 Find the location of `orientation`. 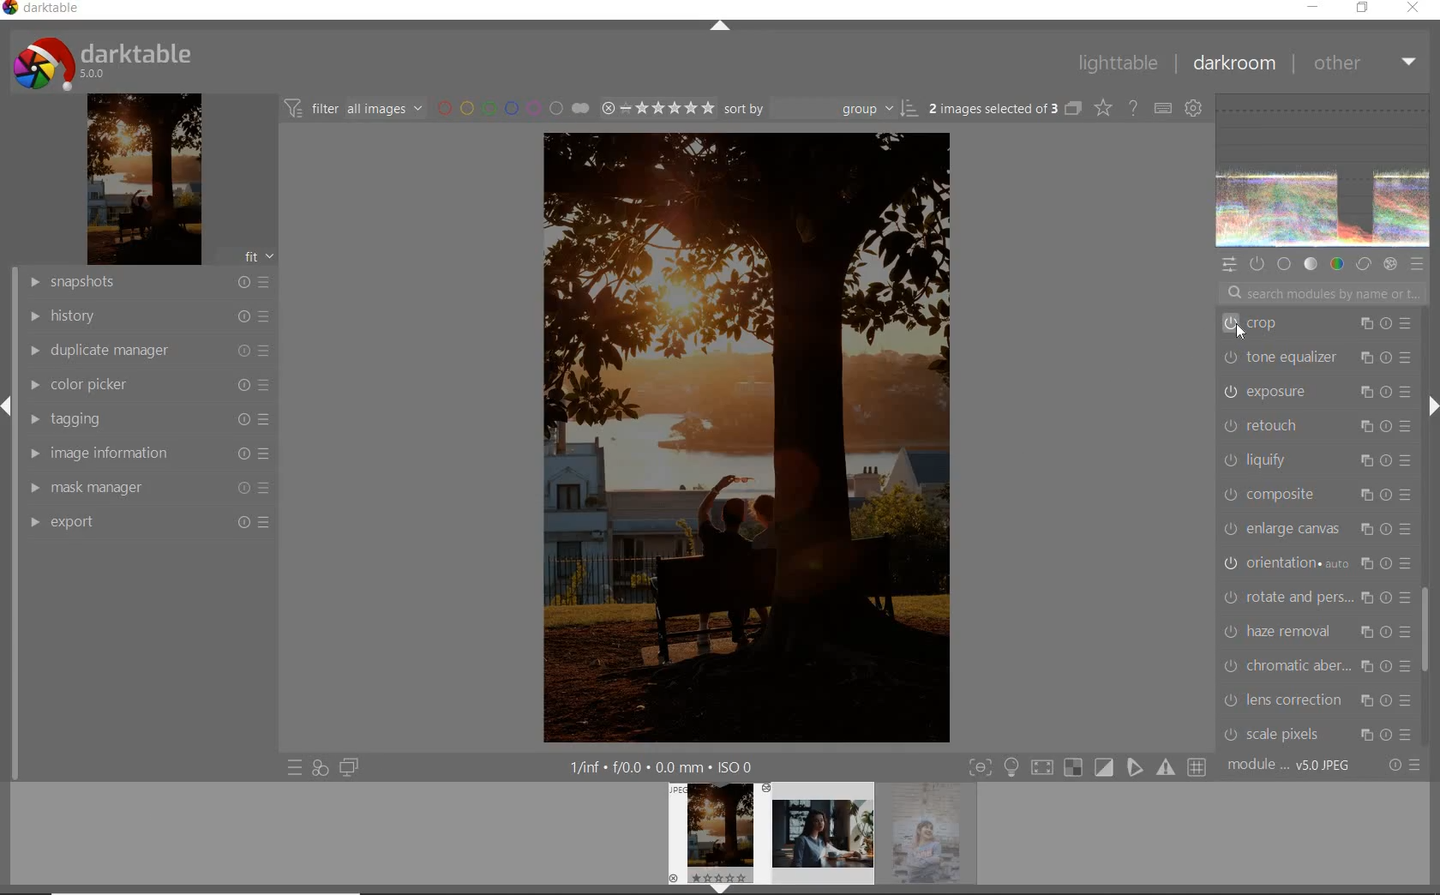

orientation is located at coordinates (1317, 565).